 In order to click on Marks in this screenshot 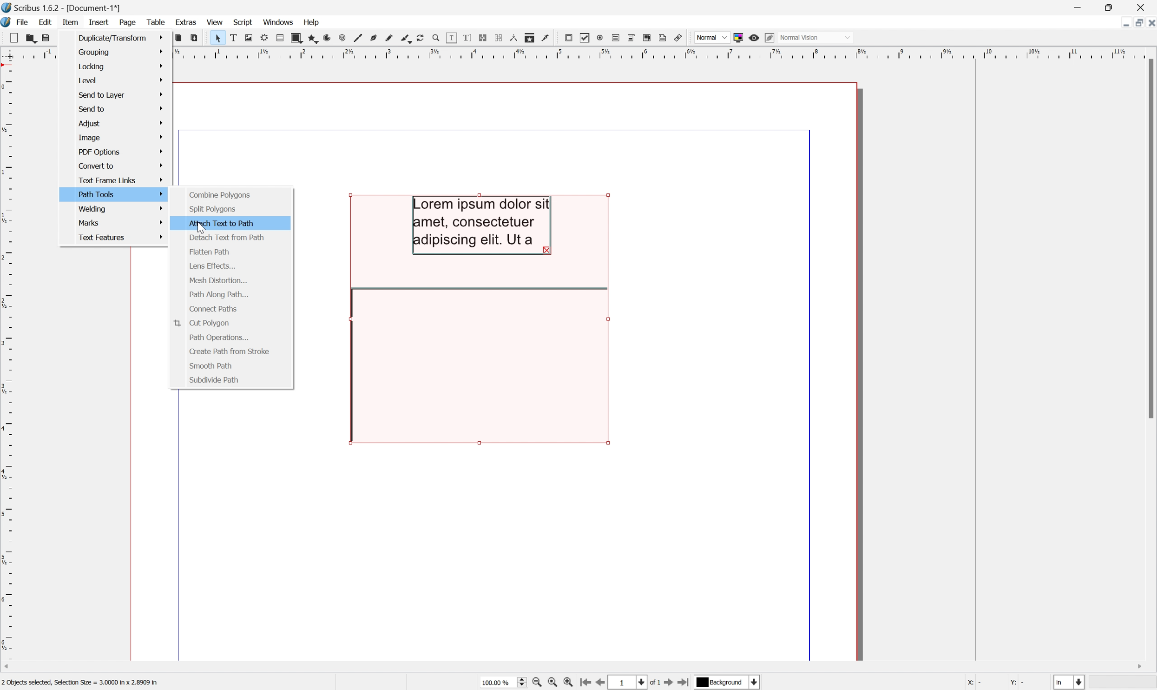, I will do `click(122, 222)`.